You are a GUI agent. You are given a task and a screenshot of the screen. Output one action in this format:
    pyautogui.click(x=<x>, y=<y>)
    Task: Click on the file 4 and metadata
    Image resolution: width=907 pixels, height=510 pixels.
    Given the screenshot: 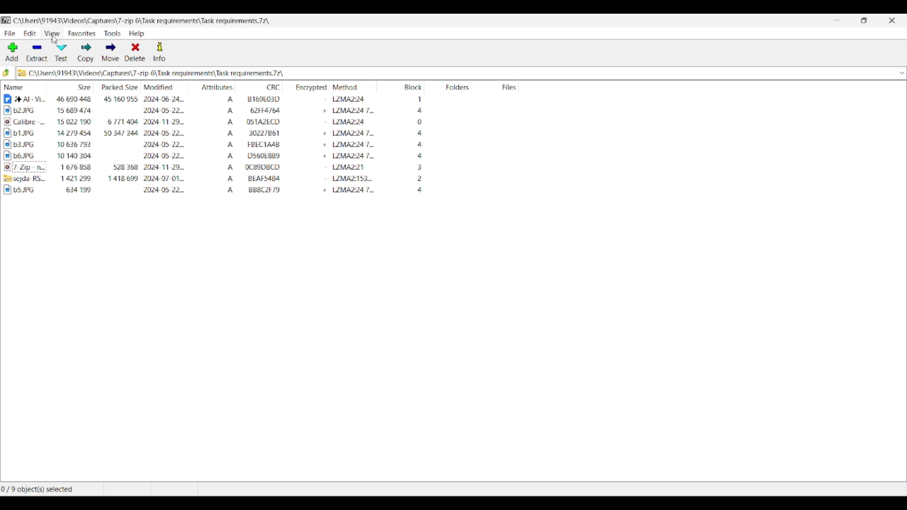 What is the action you would take?
    pyautogui.click(x=260, y=133)
    